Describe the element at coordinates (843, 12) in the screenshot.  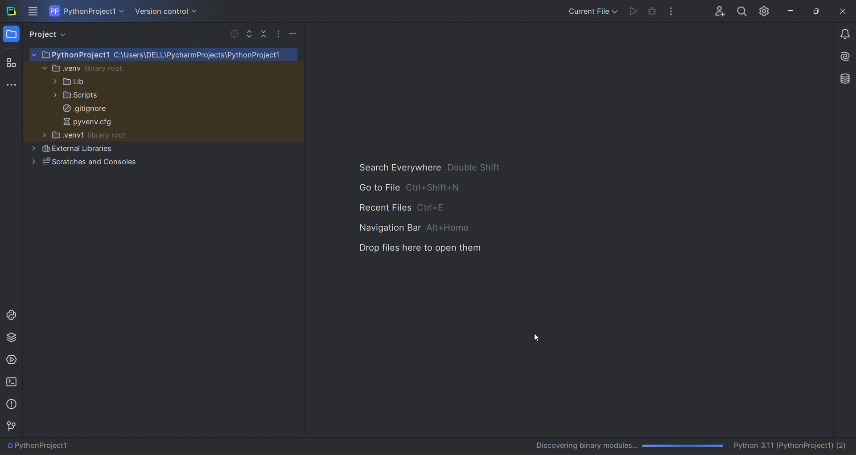
I see `close` at that location.